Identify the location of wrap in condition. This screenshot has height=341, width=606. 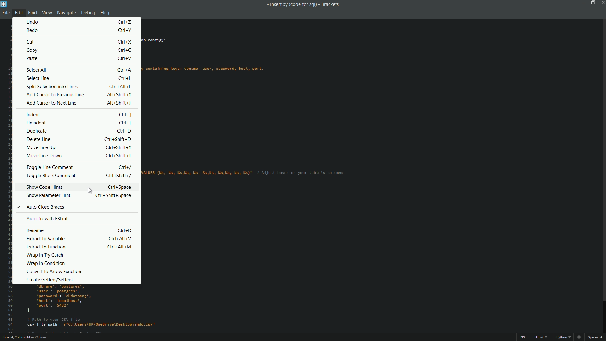
(46, 264).